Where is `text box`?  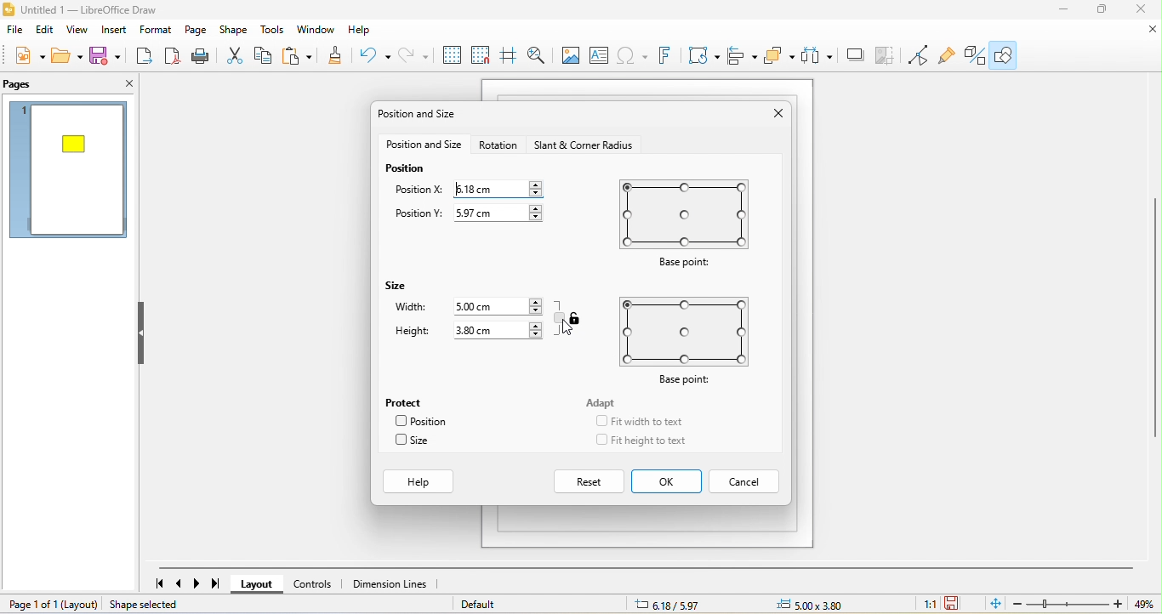 text box is located at coordinates (601, 54).